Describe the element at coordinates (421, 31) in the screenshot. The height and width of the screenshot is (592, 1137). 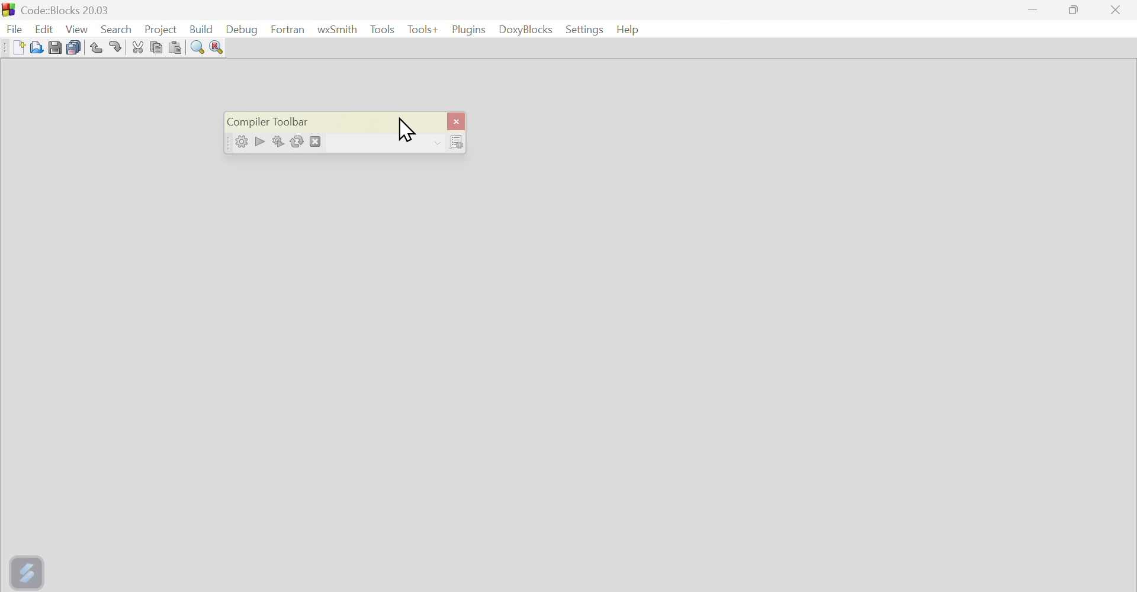
I see `Tools+` at that location.